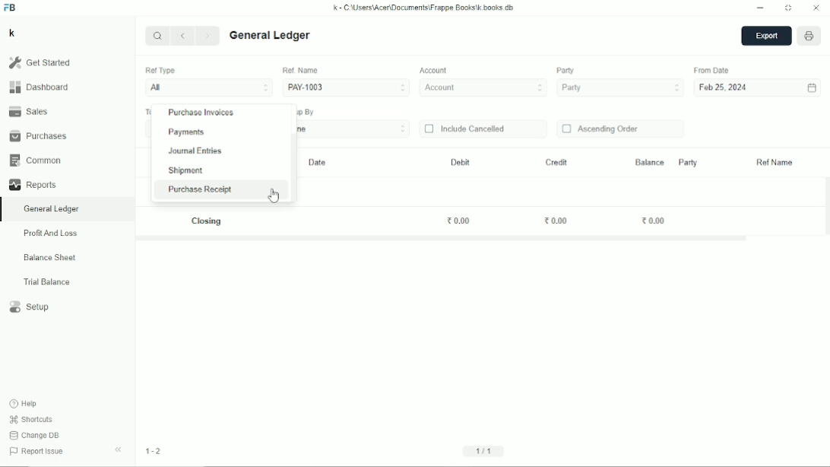 This screenshot has height=467, width=830. Describe the element at coordinates (35, 160) in the screenshot. I see `Common` at that location.